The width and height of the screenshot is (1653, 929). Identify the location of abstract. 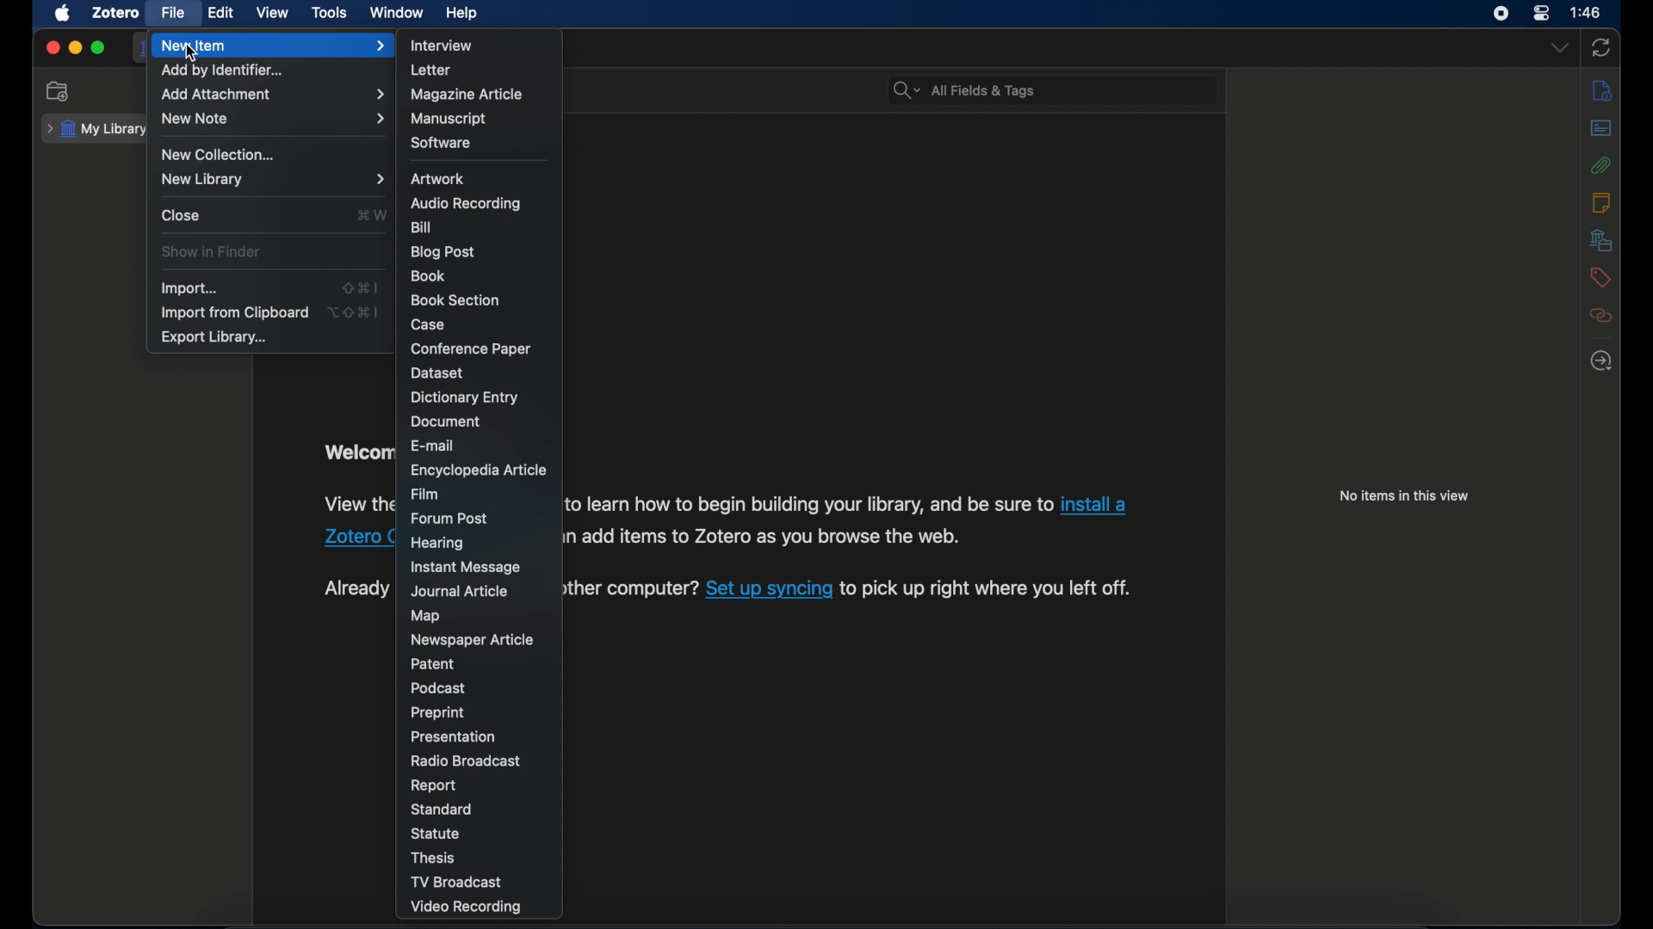
(1600, 127).